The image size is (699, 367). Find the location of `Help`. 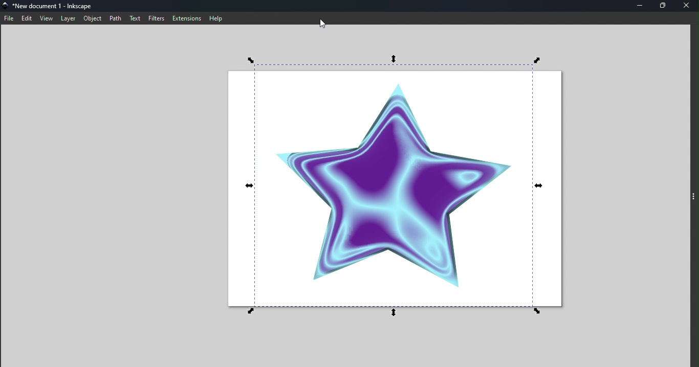

Help is located at coordinates (217, 18).